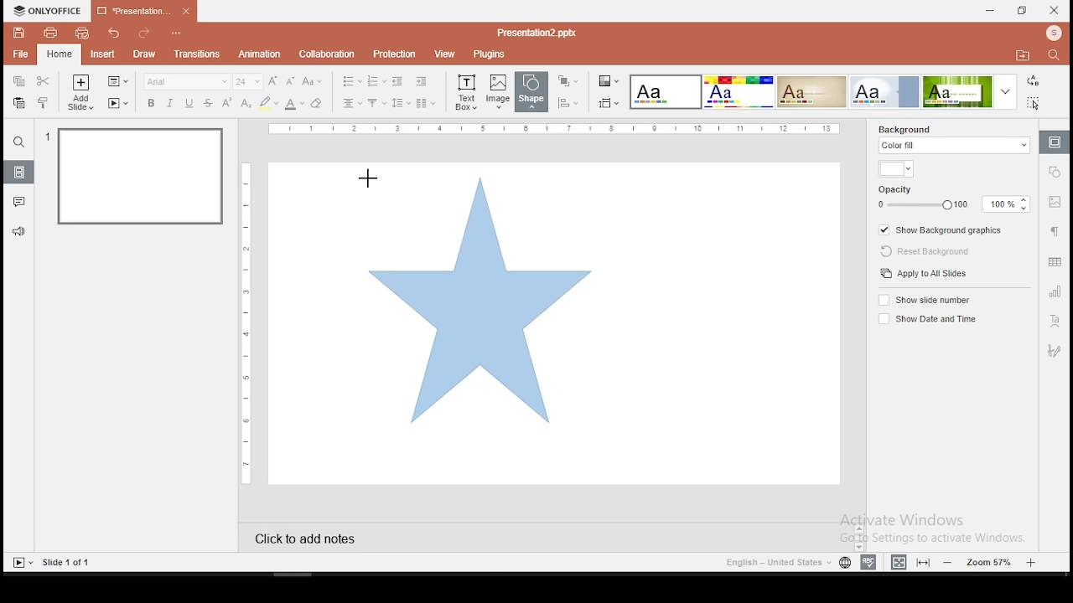 This screenshot has height=603, width=1073. I want to click on insert, so click(101, 53).